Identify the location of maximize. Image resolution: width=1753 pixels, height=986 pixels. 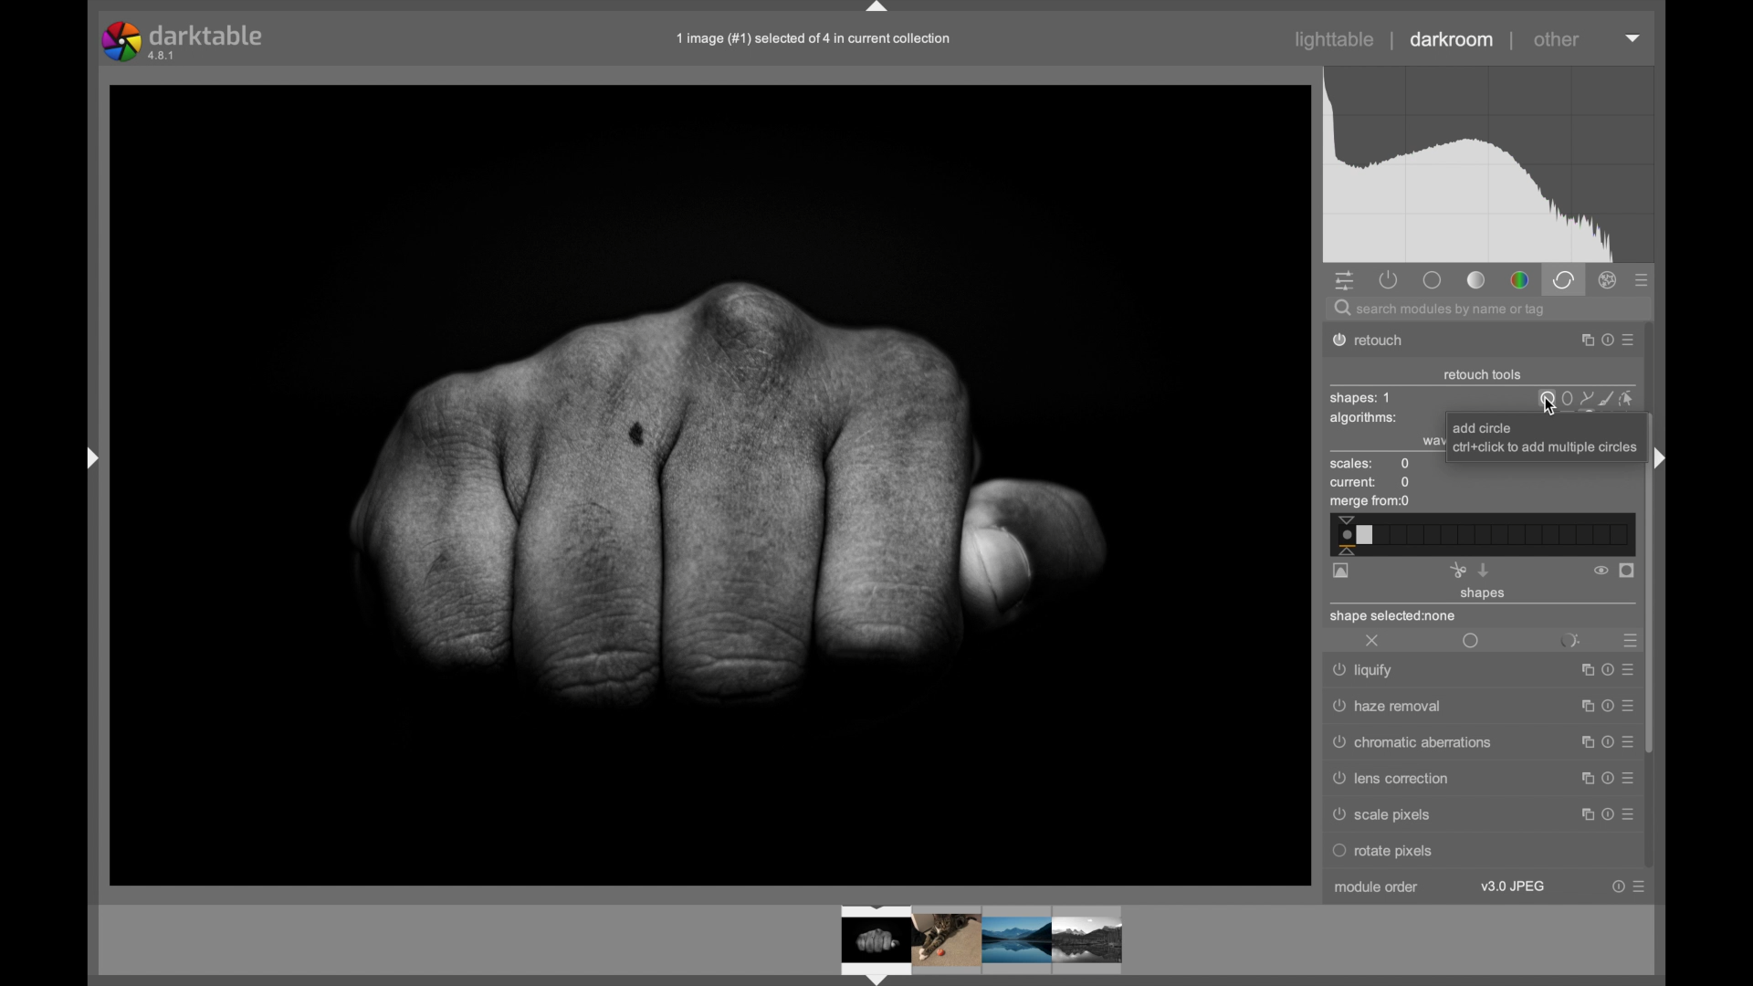
(1582, 778).